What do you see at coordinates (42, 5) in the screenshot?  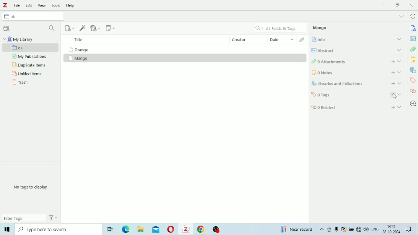 I see `View` at bounding box center [42, 5].